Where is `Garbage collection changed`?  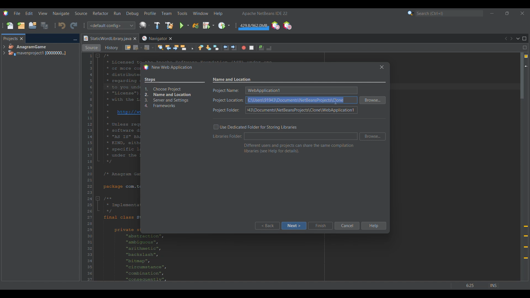 Garbage collection changed is located at coordinates (254, 27).